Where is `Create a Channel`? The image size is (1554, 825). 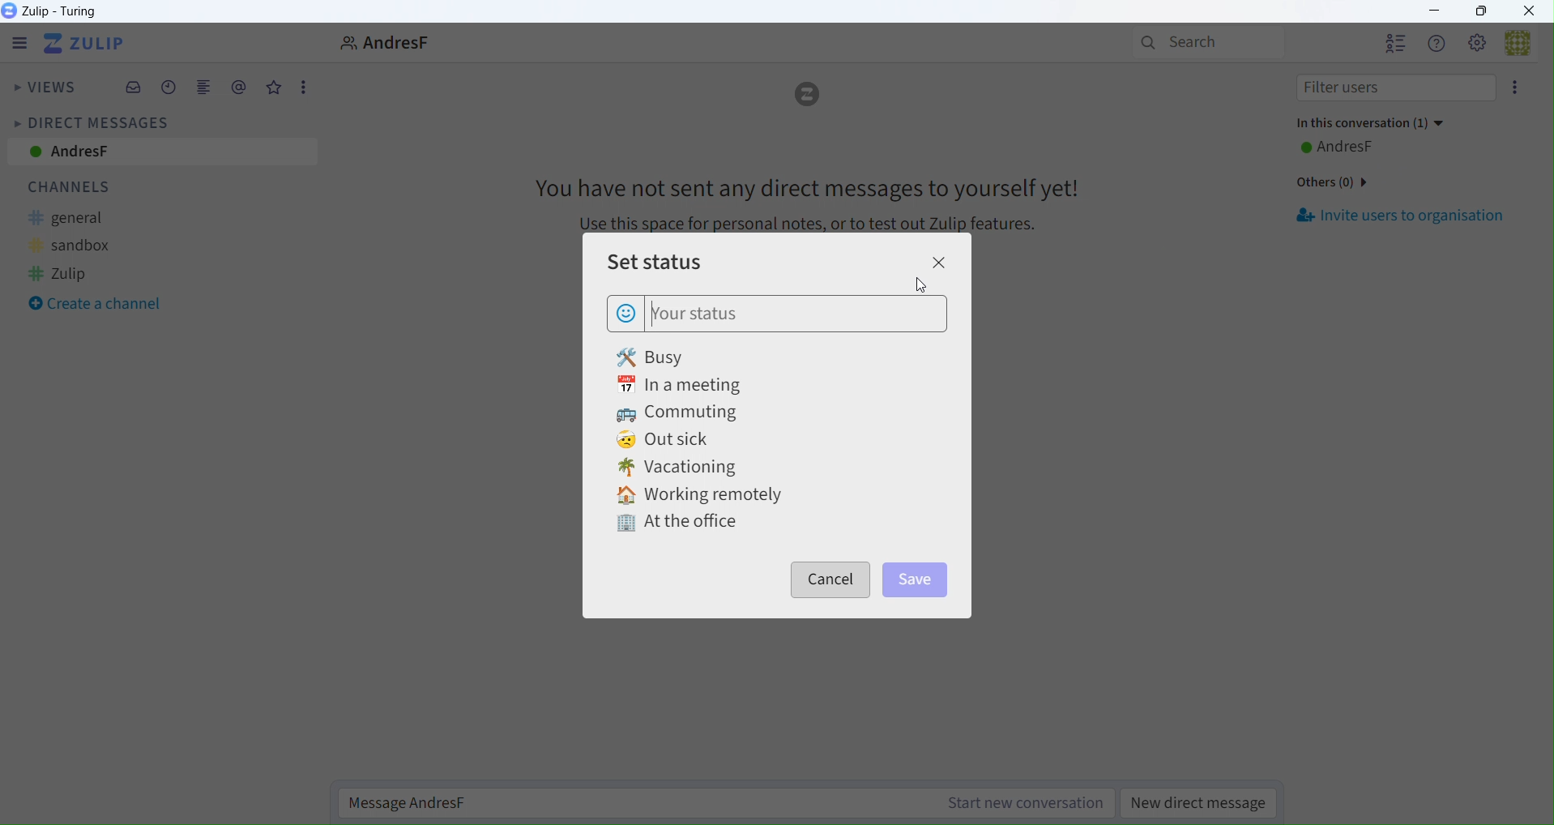
Create a Channel is located at coordinates (96, 305).